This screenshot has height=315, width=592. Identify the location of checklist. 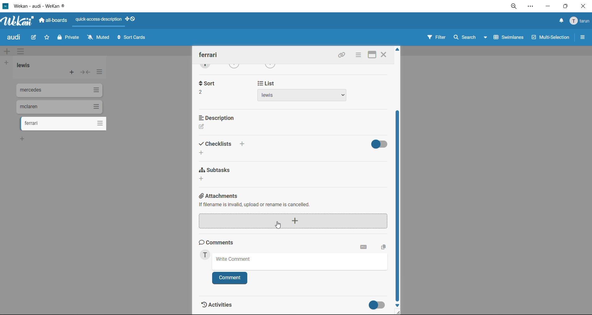
(223, 147).